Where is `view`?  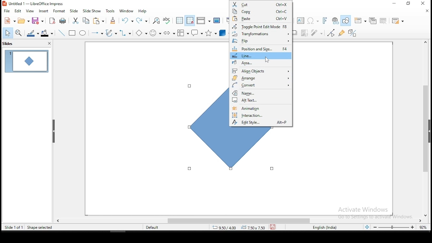
view is located at coordinates (29, 11).